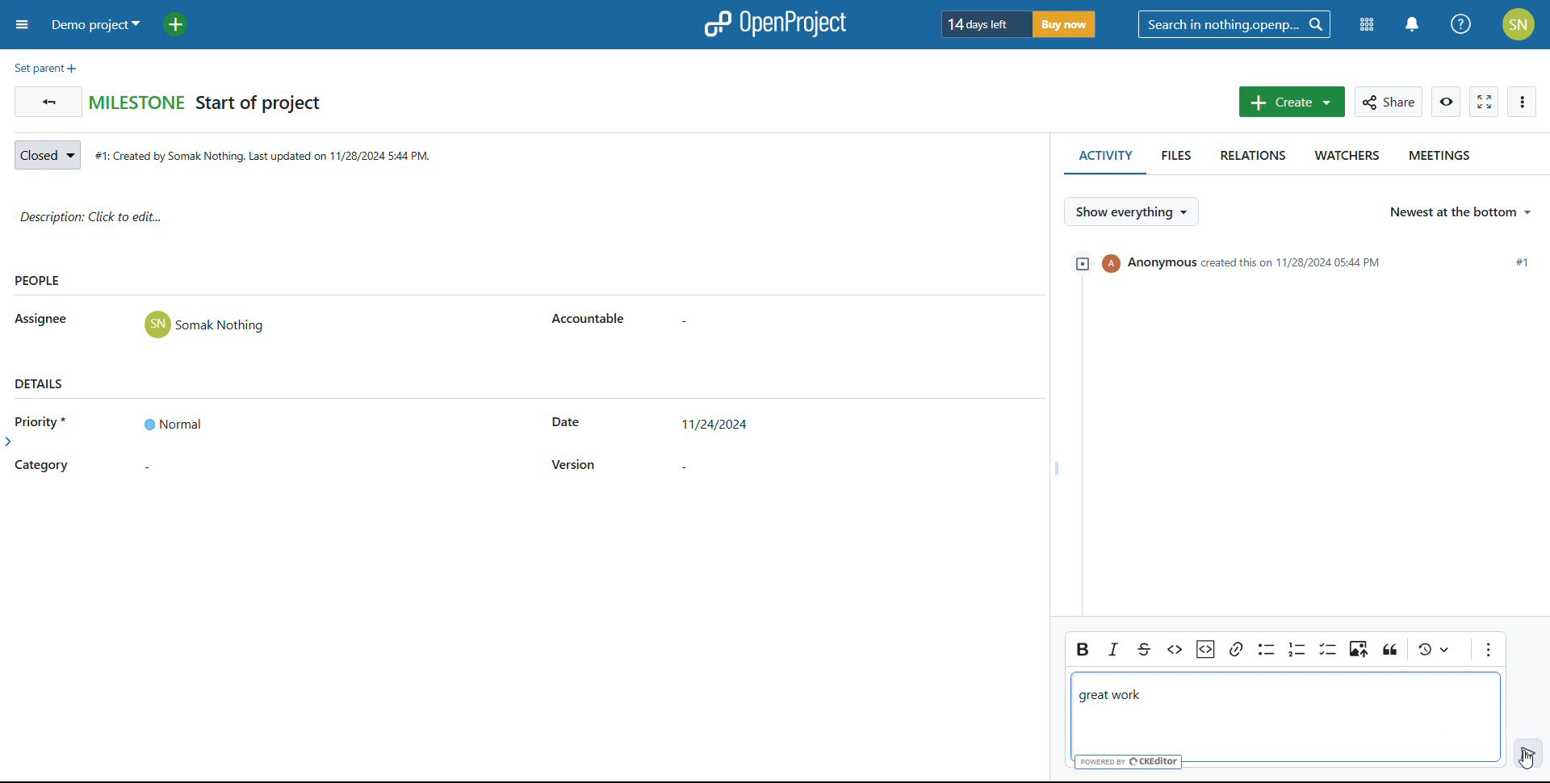 The height and width of the screenshot is (783, 1550). I want to click on priority, so click(47, 421).